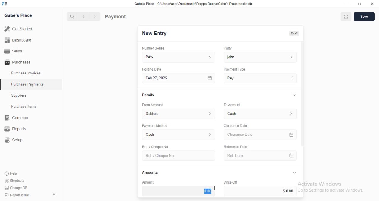  Describe the element at coordinates (18, 140) in the screenshot. I see `Setup` at that location.